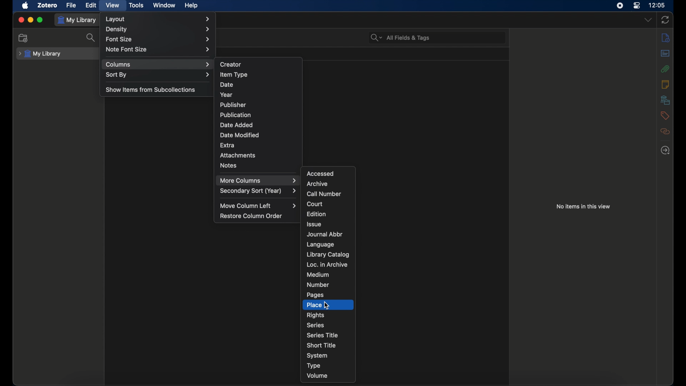  Describe the element at coordinates (136, 5) in the screenshot. I see `tools` at that location.